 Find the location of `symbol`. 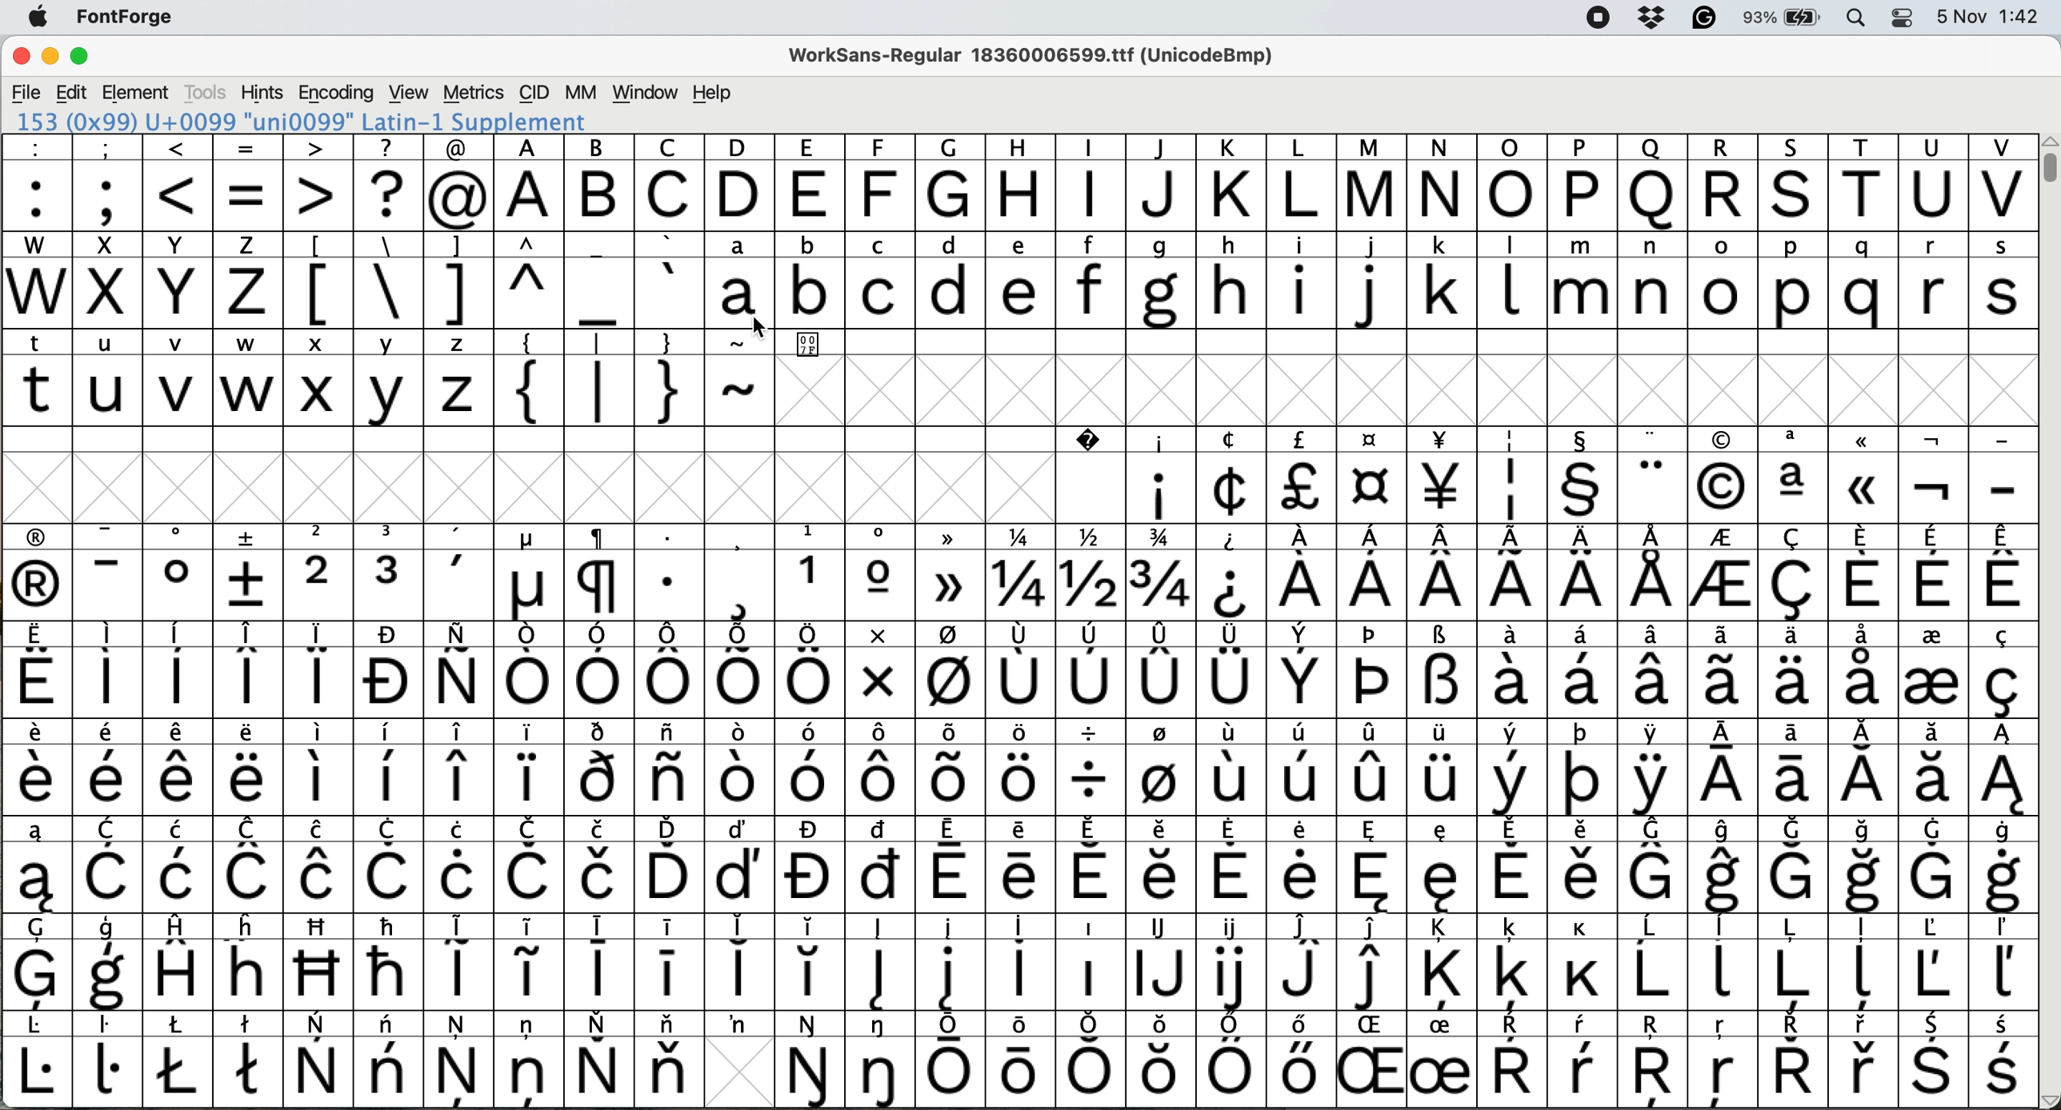

symbol is located at coordinates (109, 573).